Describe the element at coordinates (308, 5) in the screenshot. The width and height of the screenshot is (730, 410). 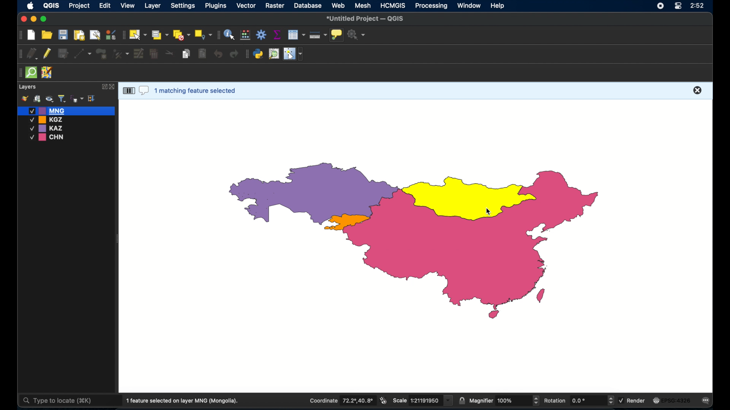
I see `database` at that location.